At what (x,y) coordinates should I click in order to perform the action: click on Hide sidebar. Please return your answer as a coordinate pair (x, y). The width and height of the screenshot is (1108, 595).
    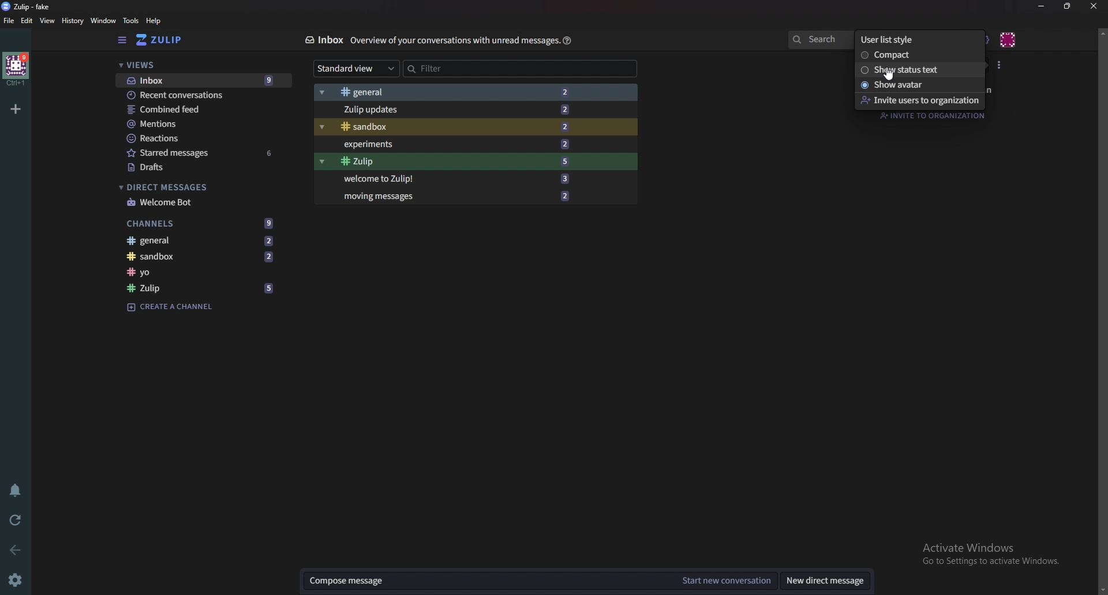
    Looking at the image, I should click on (121, 41).